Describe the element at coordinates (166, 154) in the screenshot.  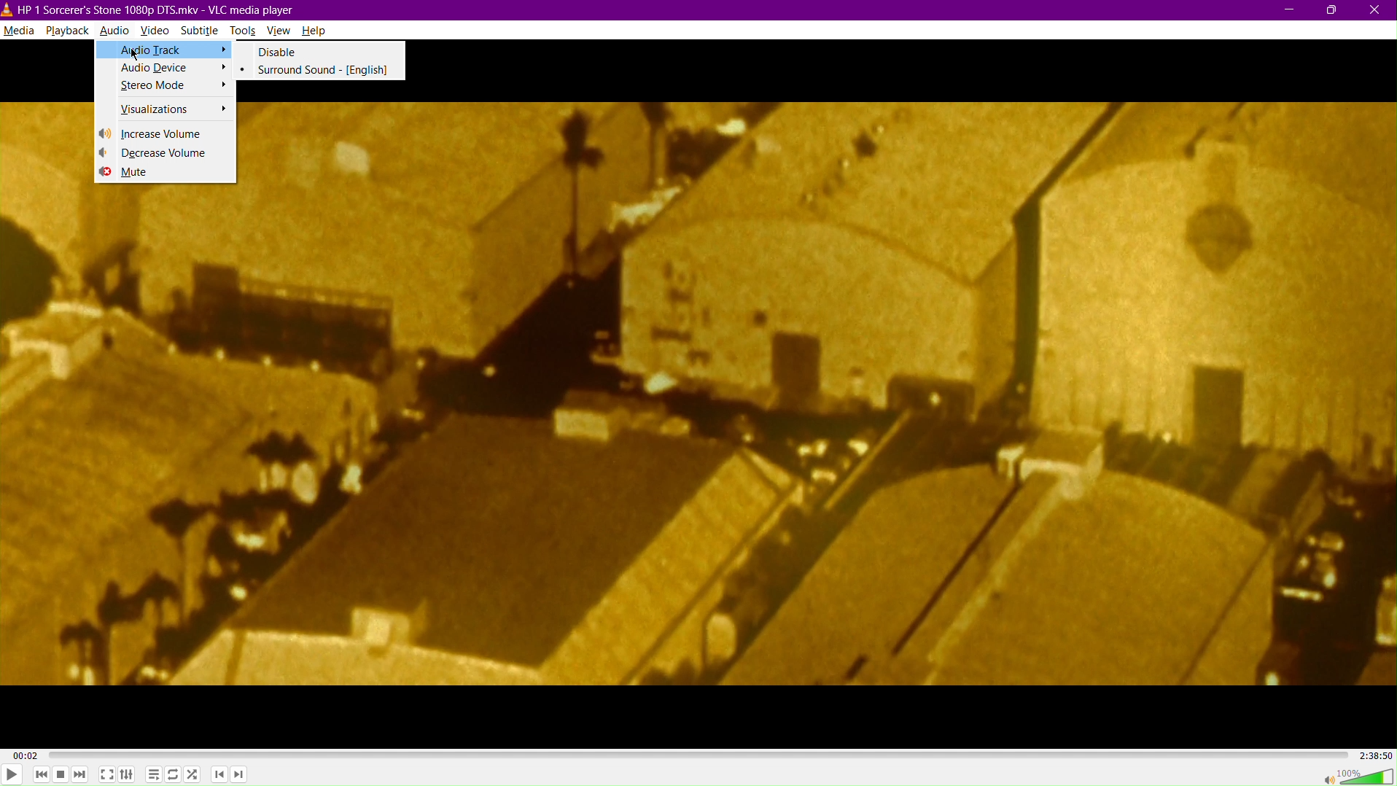
I see `Decrease Volume` at that location.